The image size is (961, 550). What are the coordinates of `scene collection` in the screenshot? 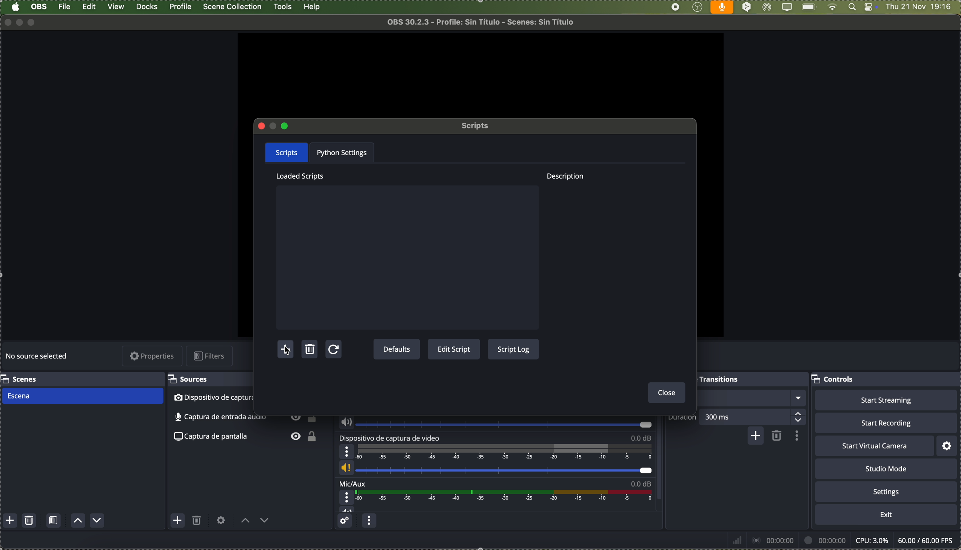 It's located at (233, 7).